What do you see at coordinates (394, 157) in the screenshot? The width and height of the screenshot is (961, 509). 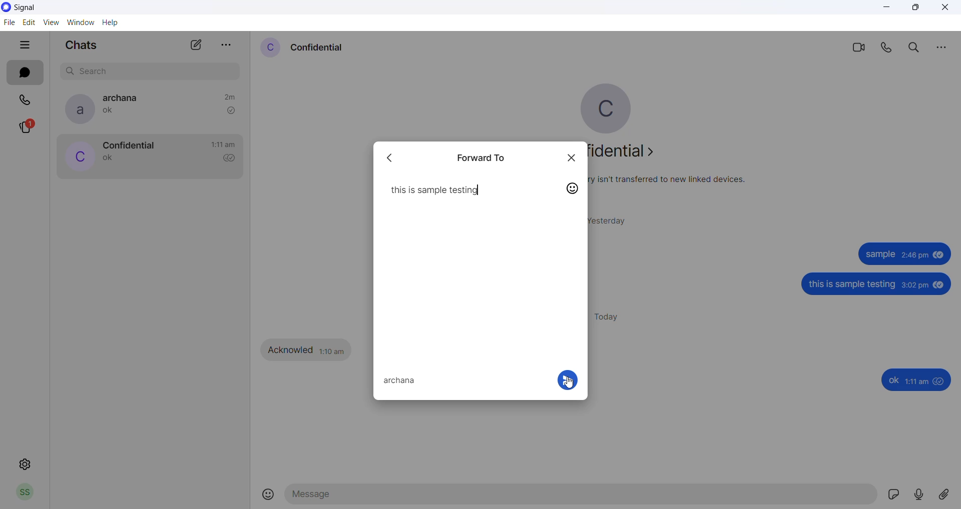 I see `go back ` at bounding box center [394, 157].